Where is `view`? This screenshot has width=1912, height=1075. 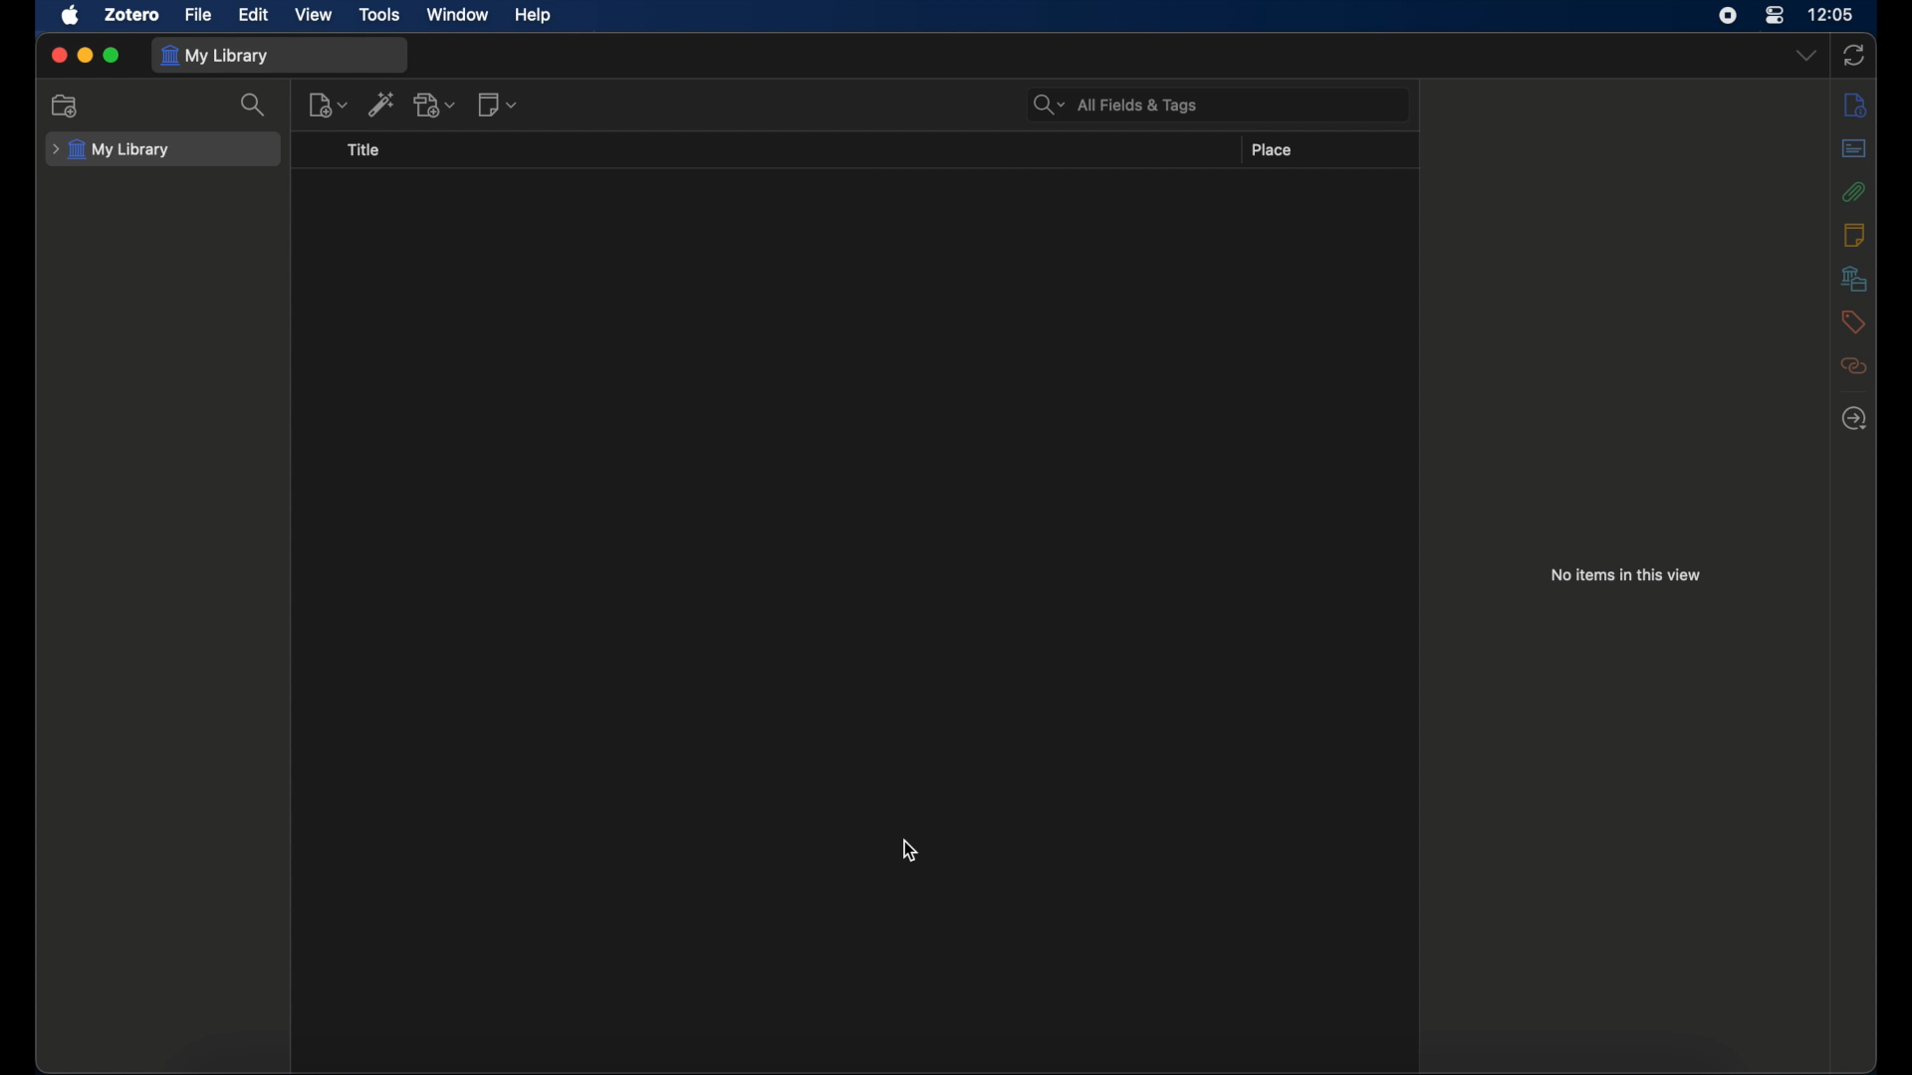 view is located at coordinates (316, 15).